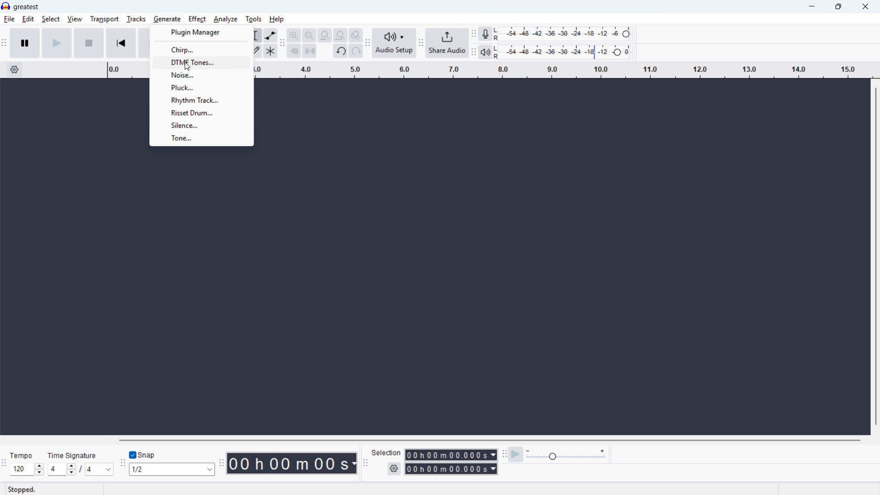  I want to click on tracks, so click(136, 19).